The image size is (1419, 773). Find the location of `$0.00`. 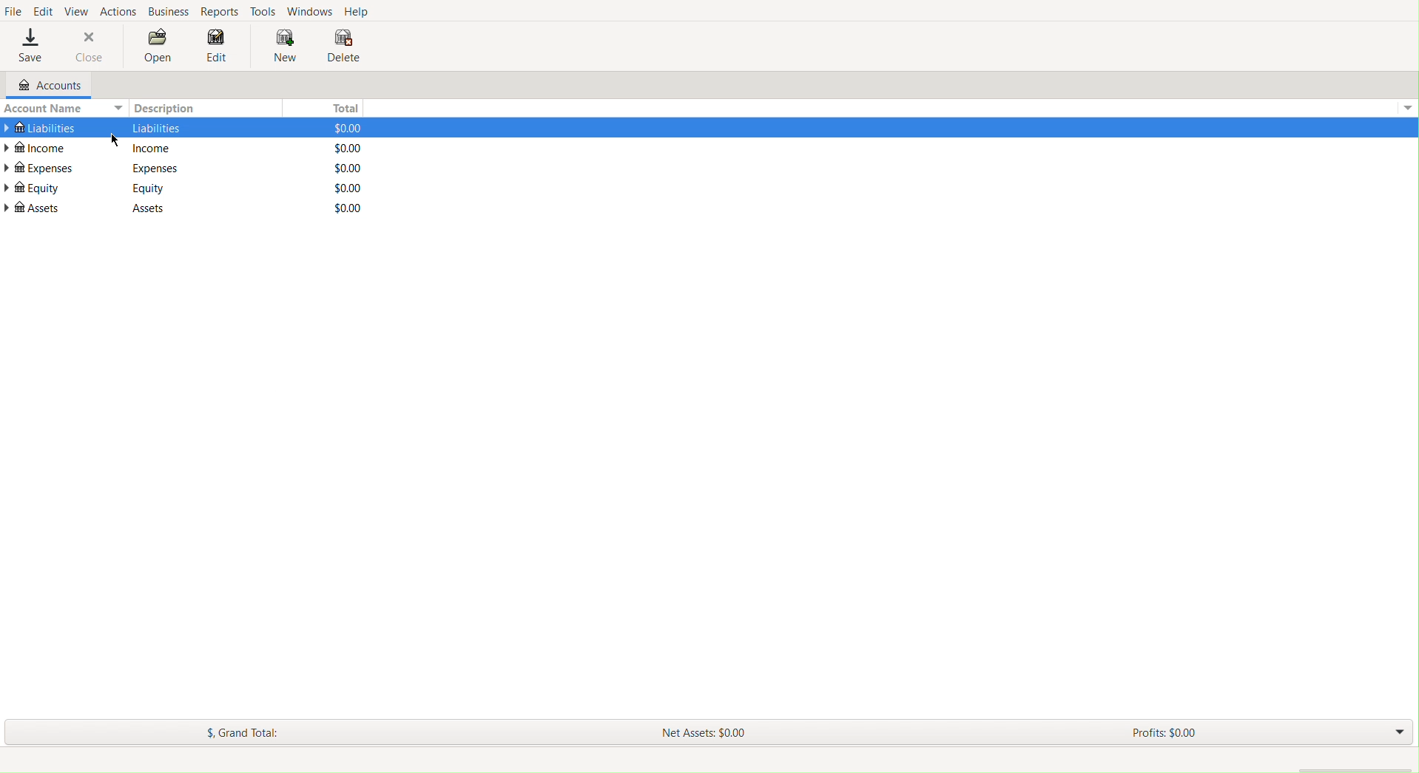

$0.00 is located at coordinates (342, 168).